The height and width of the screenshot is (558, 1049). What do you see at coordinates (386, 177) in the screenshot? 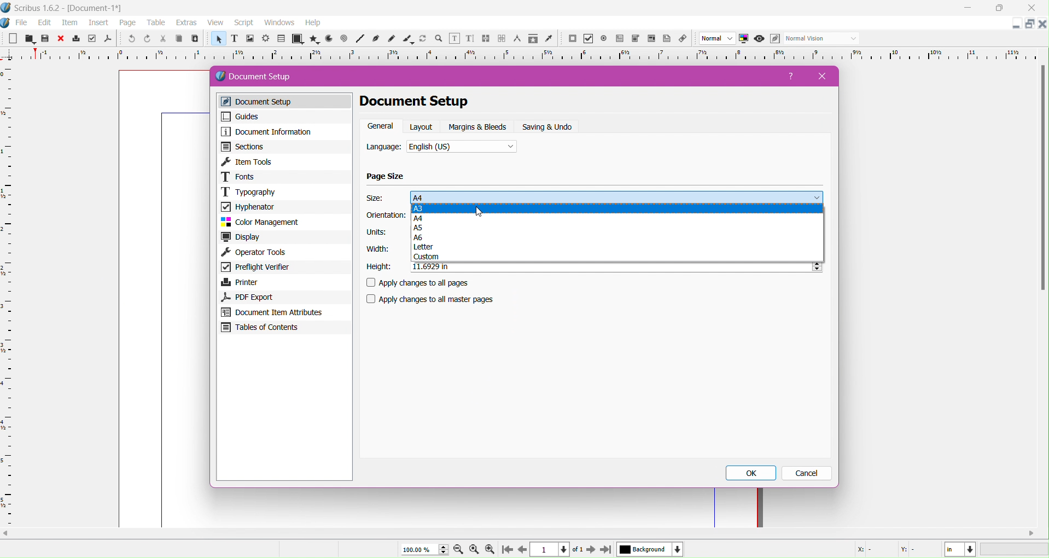
I see `Page Size` at bounding box center [386, 177].